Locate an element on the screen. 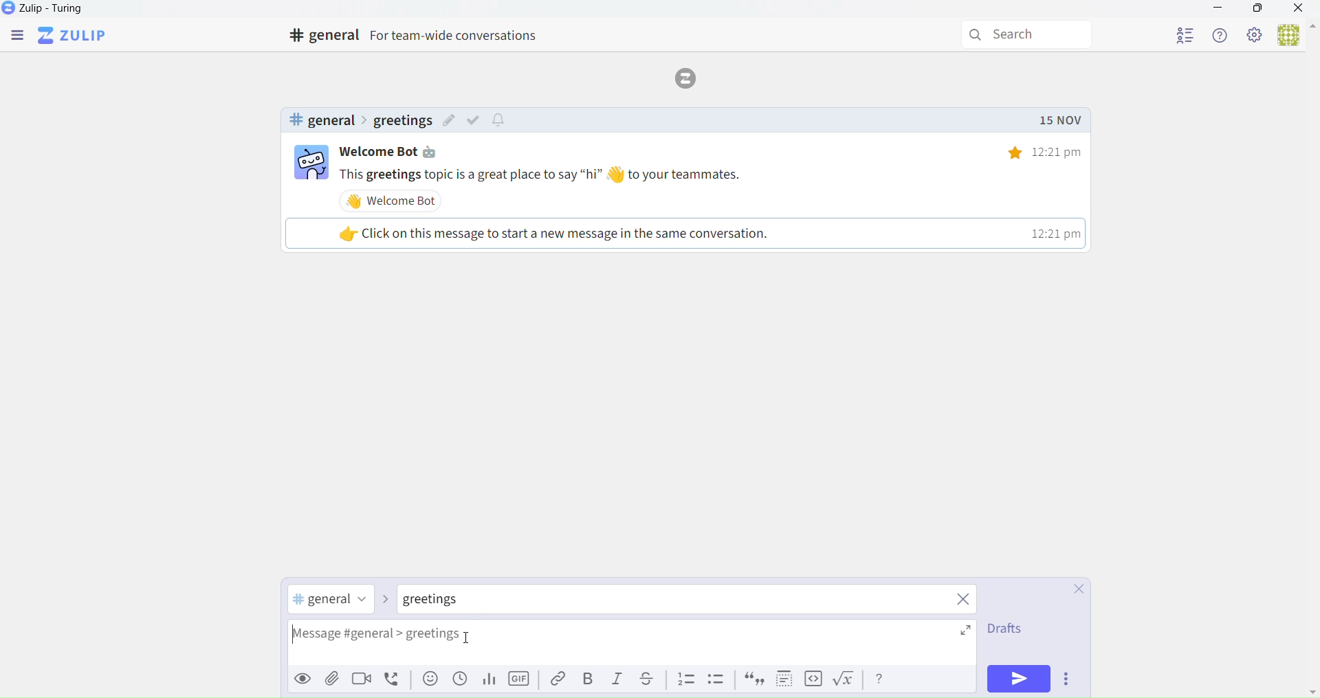 The image size is (1320, 698). Formula is located at coordinates (847, 682).